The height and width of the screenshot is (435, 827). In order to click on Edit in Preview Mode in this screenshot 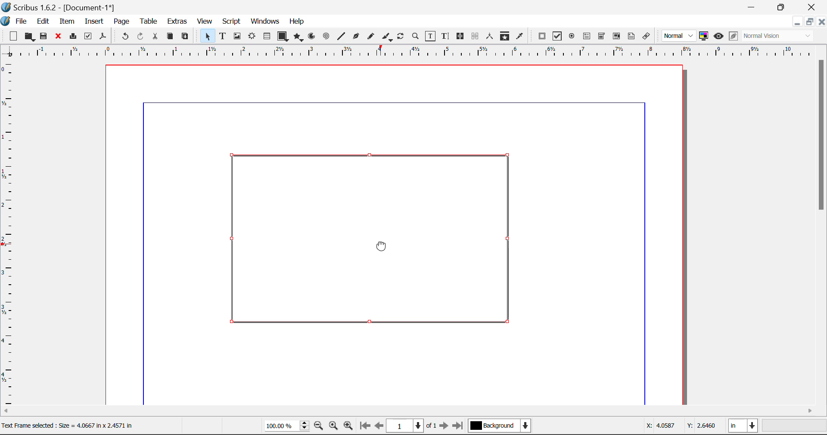, I will do `click(733, 37)`.